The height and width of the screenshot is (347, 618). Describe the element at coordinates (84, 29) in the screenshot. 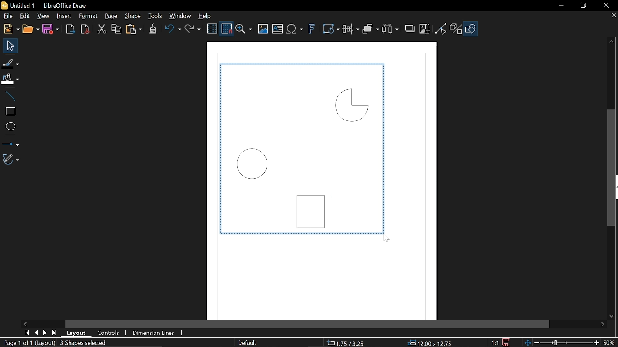

I see `Export pdf` at that location.